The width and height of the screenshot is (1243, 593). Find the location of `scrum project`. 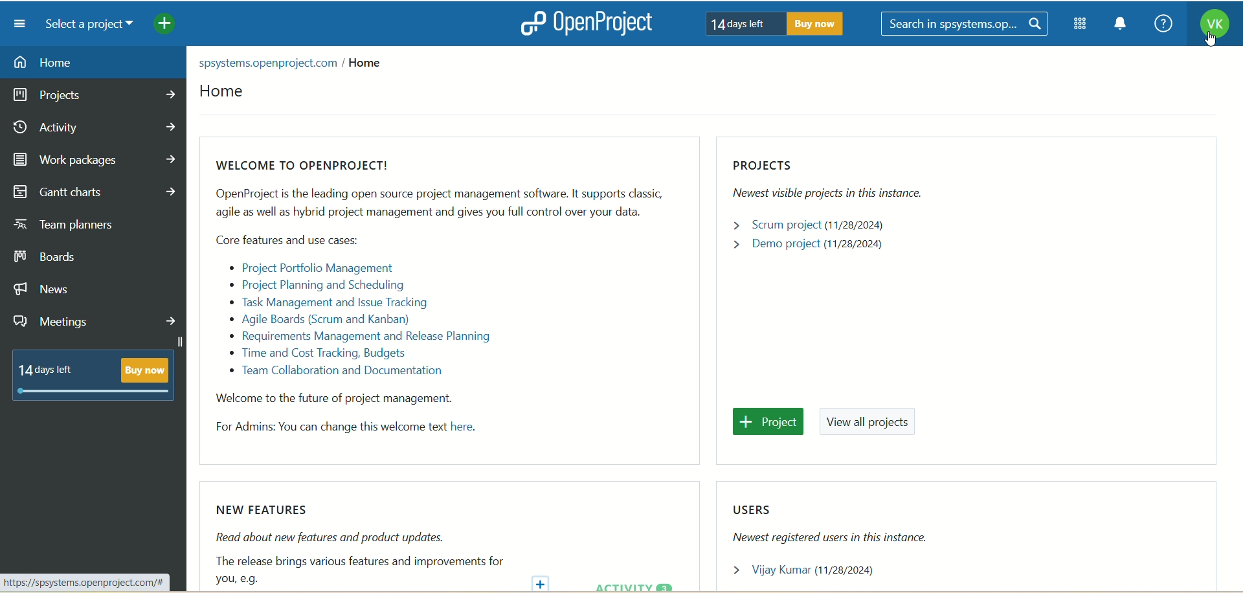

scrum project is located at coordinates (822, 225).